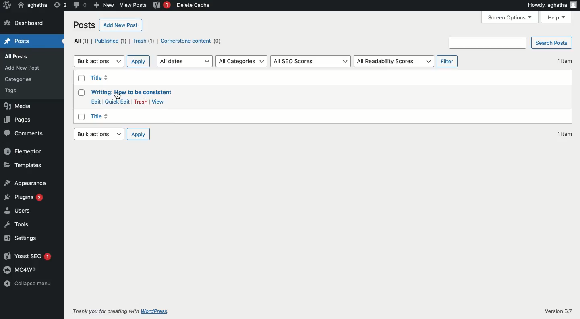 This screenshot has width=580, height=319. Describe the element at coordinates (103, 5) in the screenshot. I see `New` at that location.